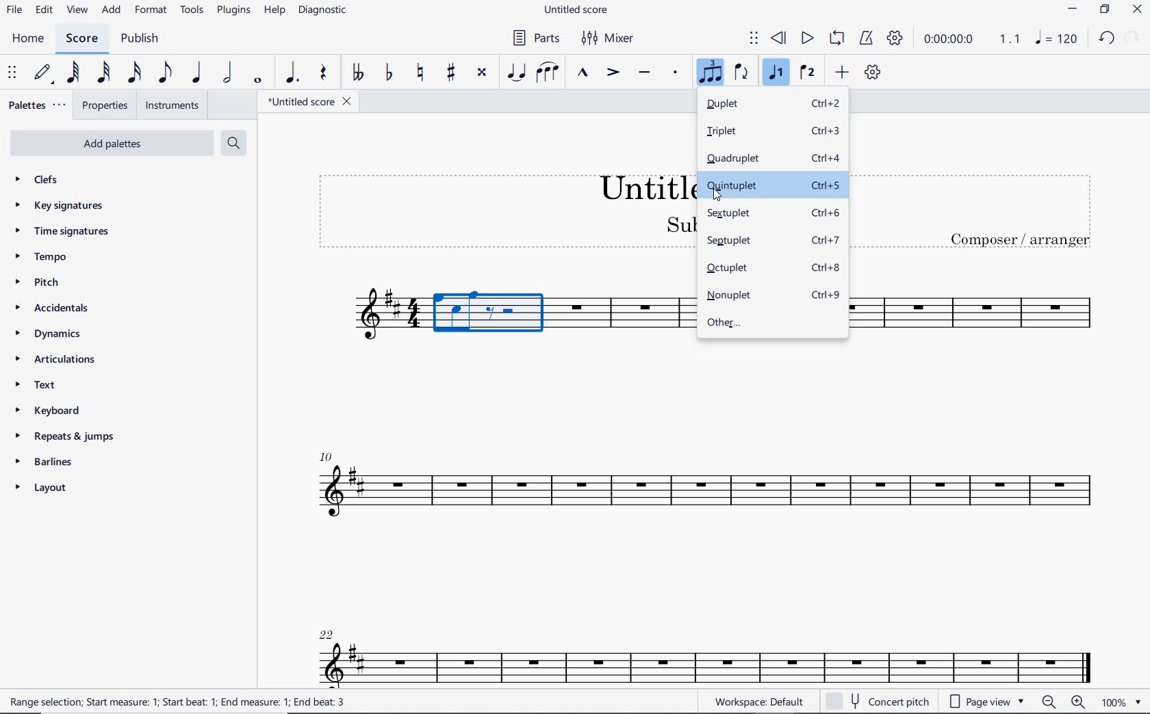  I want to click on ARTICULATIONS, so click(55, 361).